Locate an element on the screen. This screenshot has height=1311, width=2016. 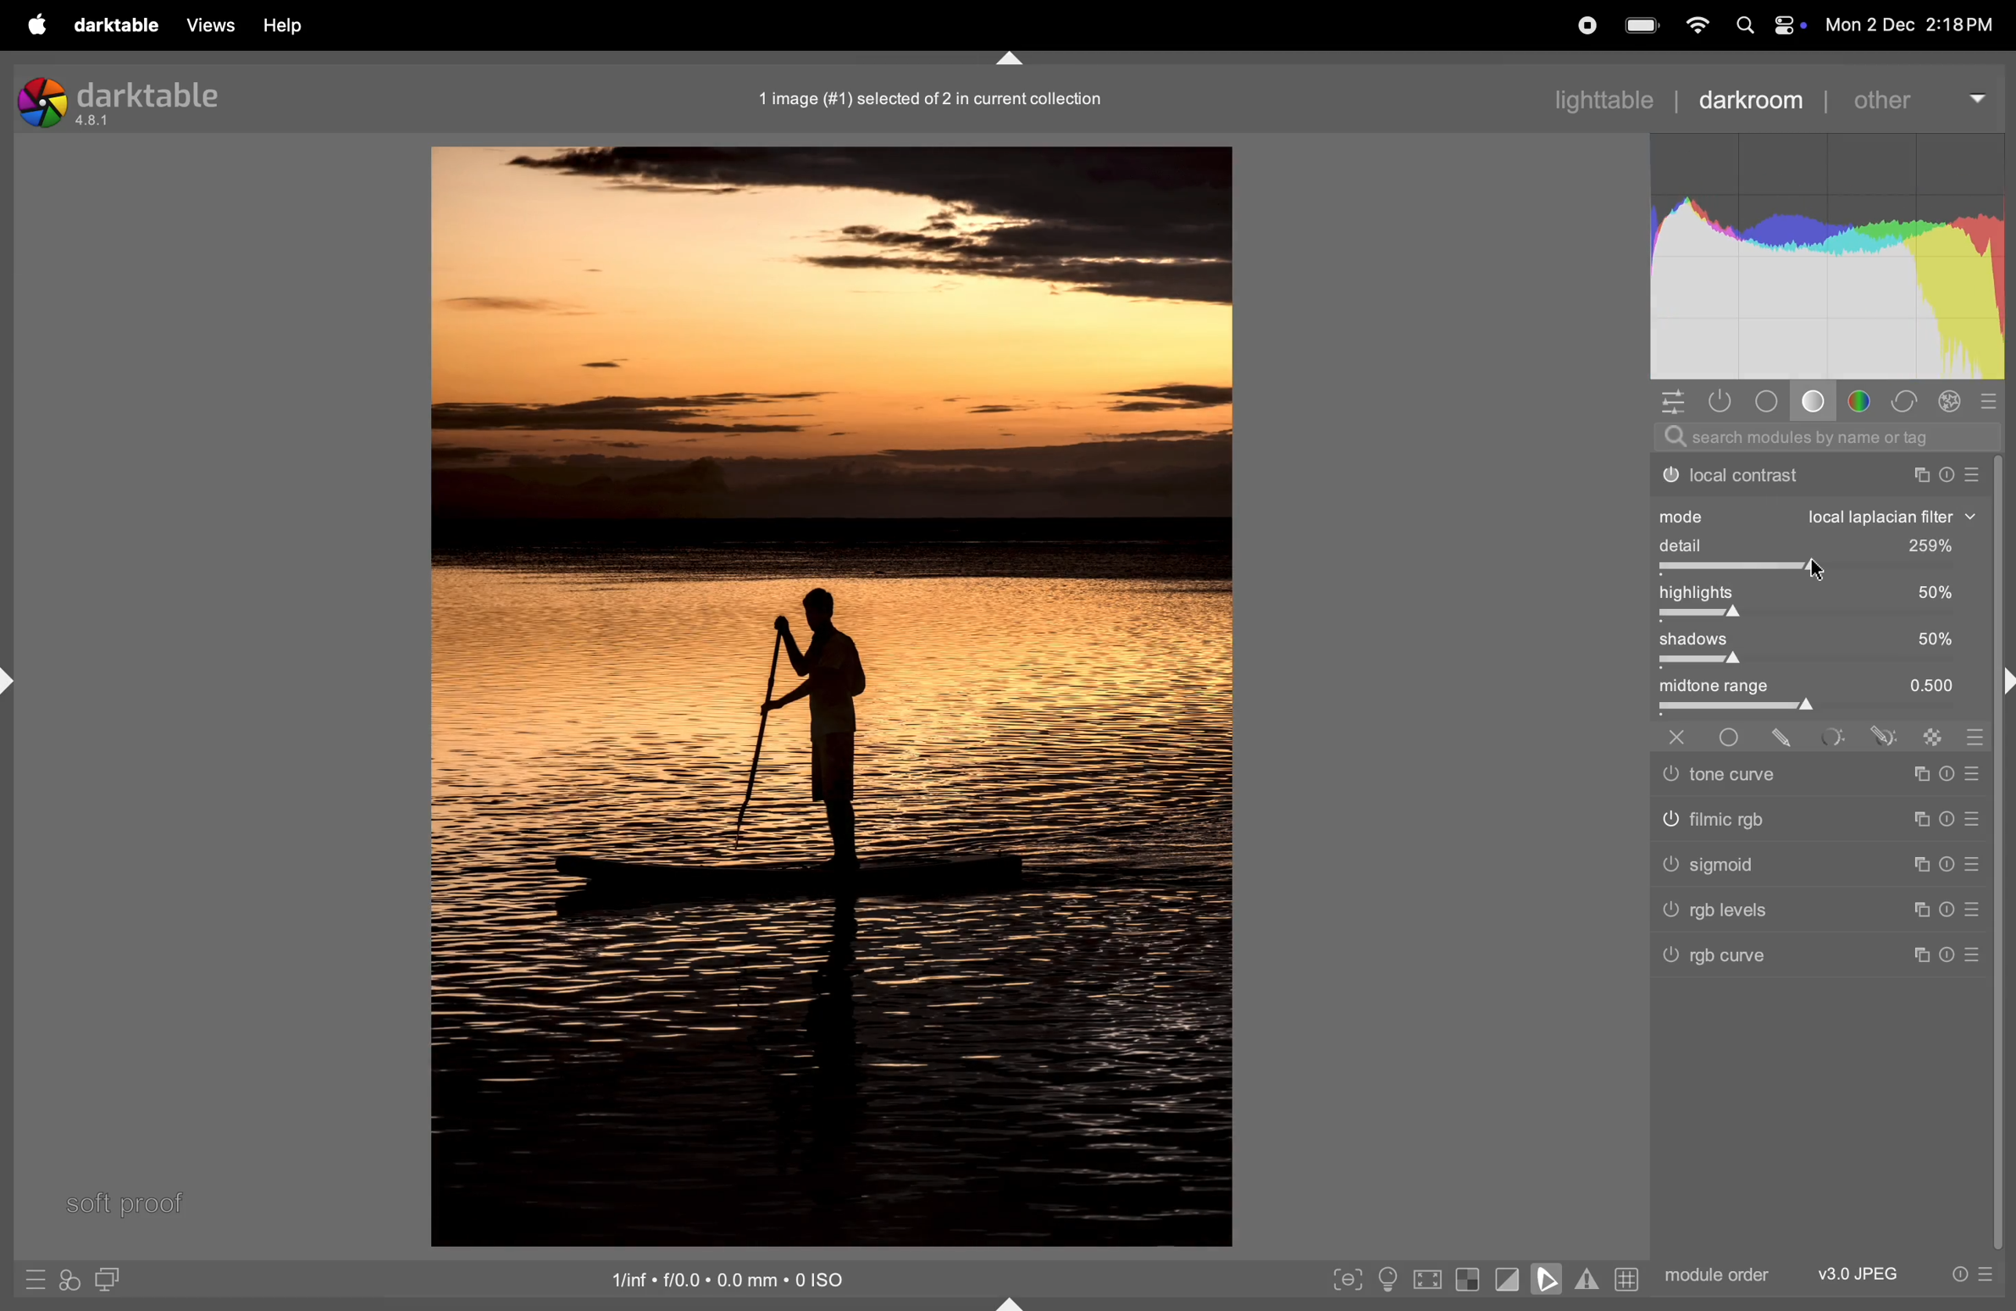
color is located at coordinates (1864, 401).